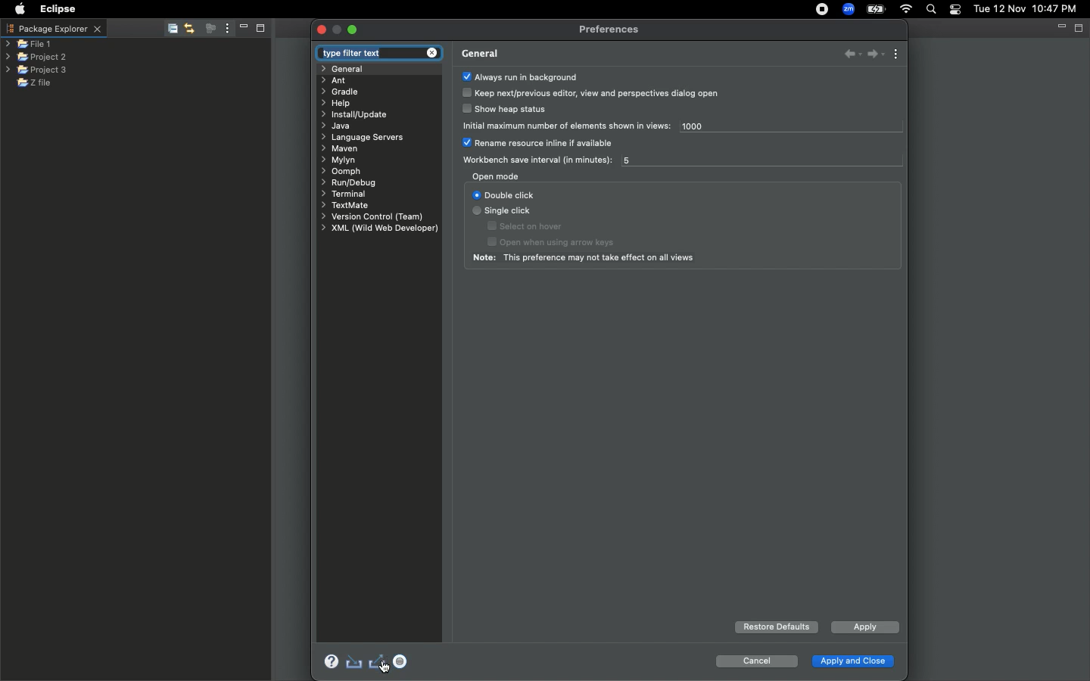 The image size is (1090, 681). I want to click on Notification bar, so click(955, 11).